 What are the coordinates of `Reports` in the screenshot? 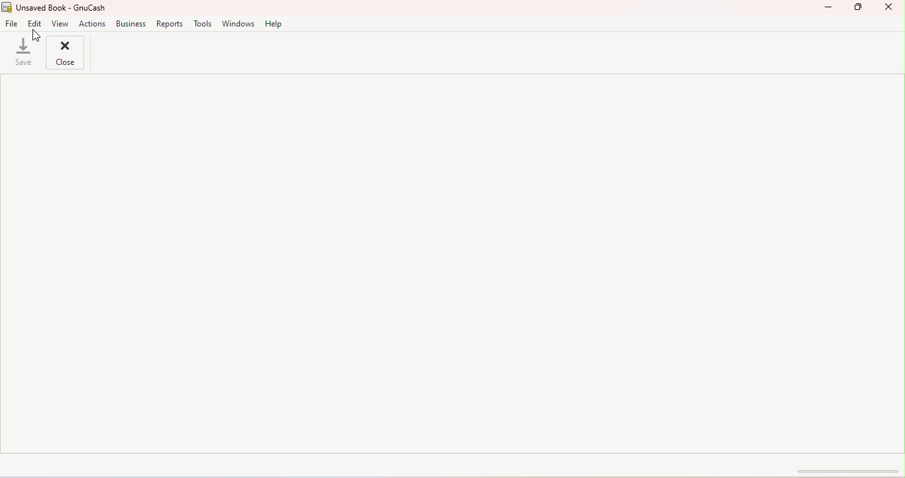 It's located at (169, 24).